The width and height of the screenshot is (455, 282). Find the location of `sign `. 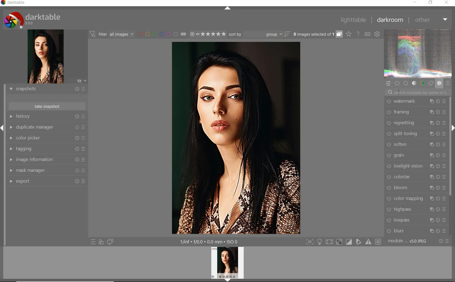

sign  is located at coordinates (369, 243).